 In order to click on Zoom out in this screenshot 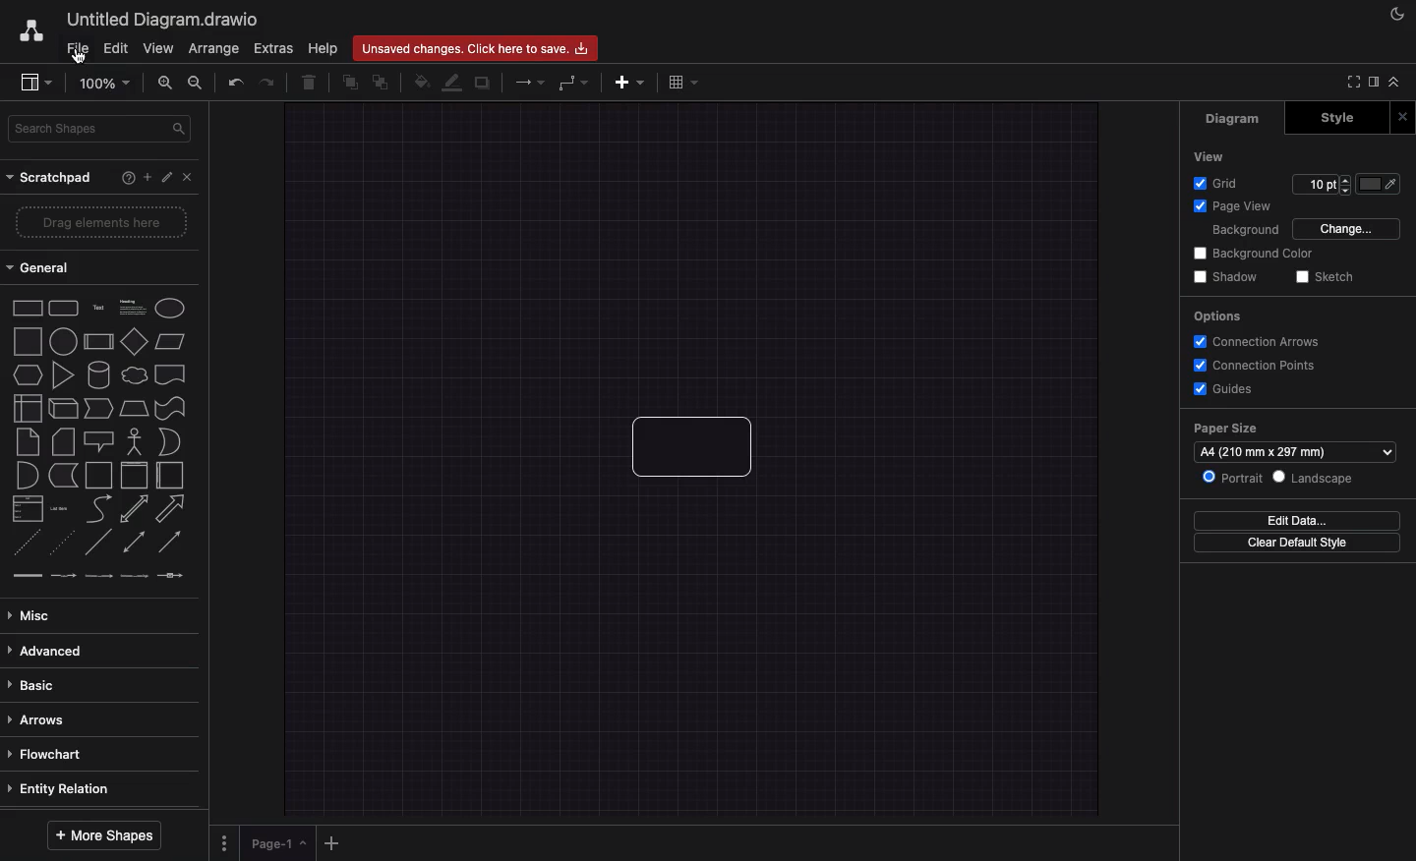, I will do `click(197, 83)`.